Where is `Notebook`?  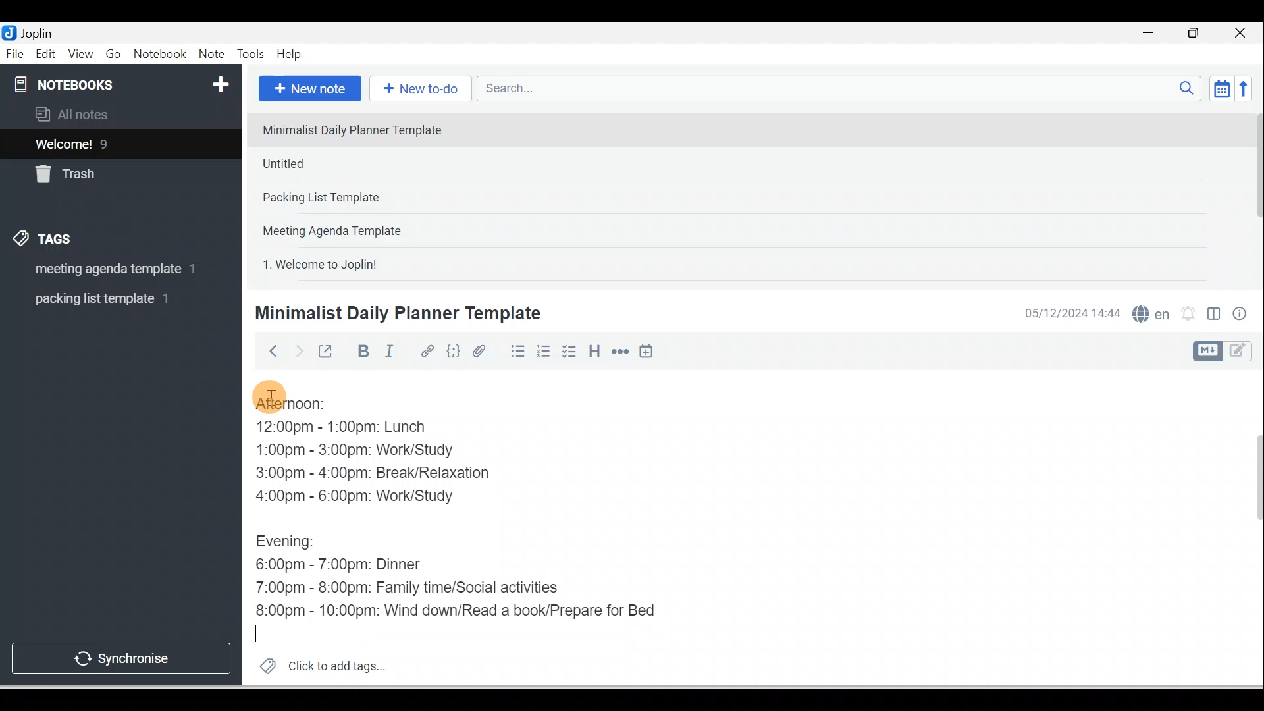
Notebook is located at coordinates (159, 55).